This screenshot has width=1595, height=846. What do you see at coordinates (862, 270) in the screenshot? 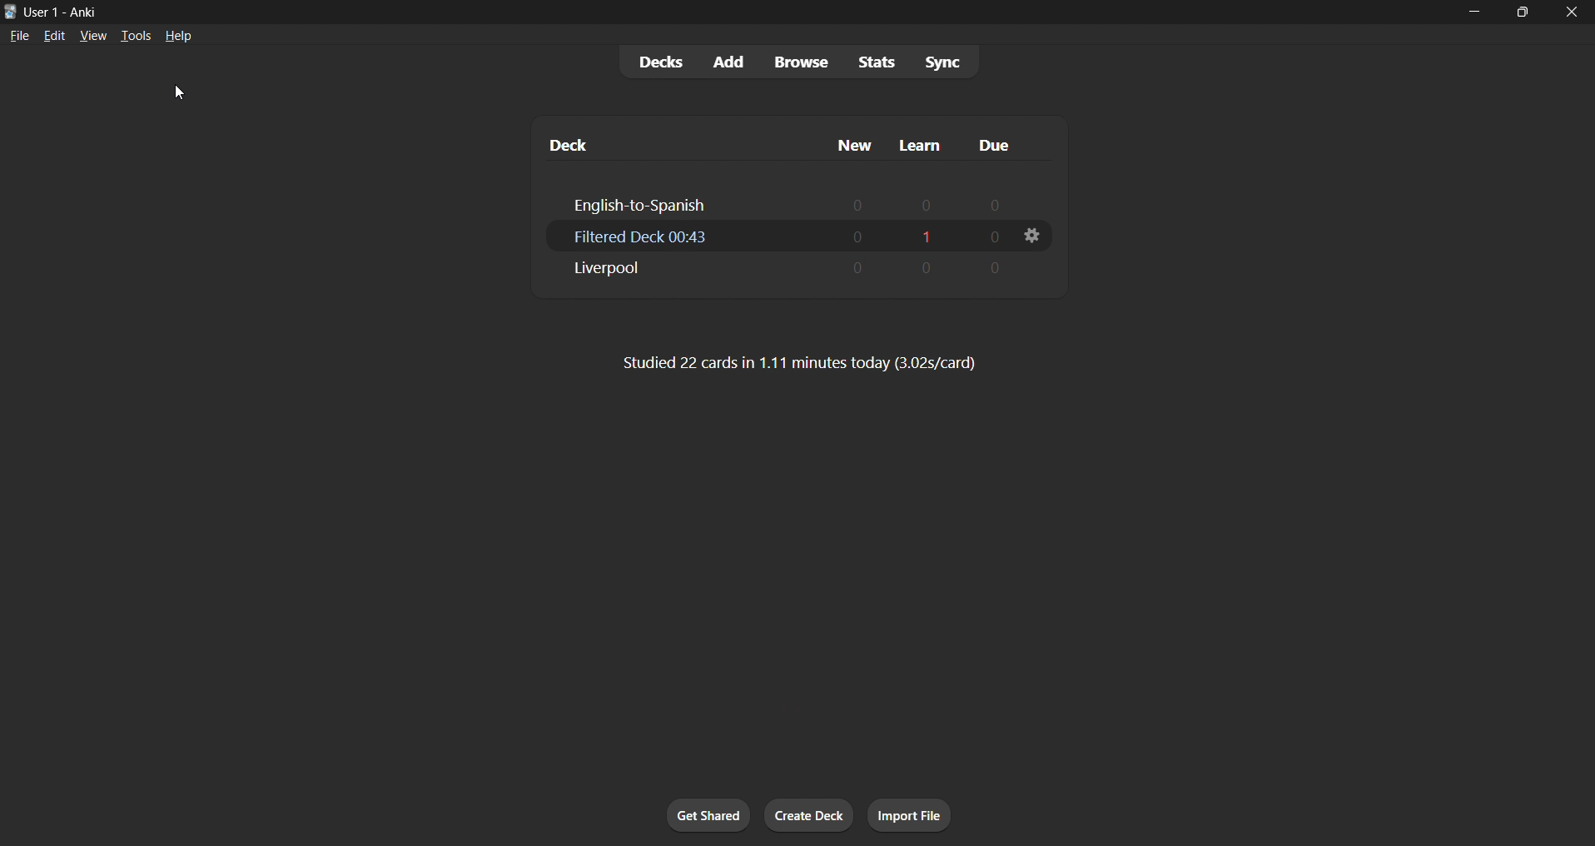
I see `0` at bounding box center [862, 270].